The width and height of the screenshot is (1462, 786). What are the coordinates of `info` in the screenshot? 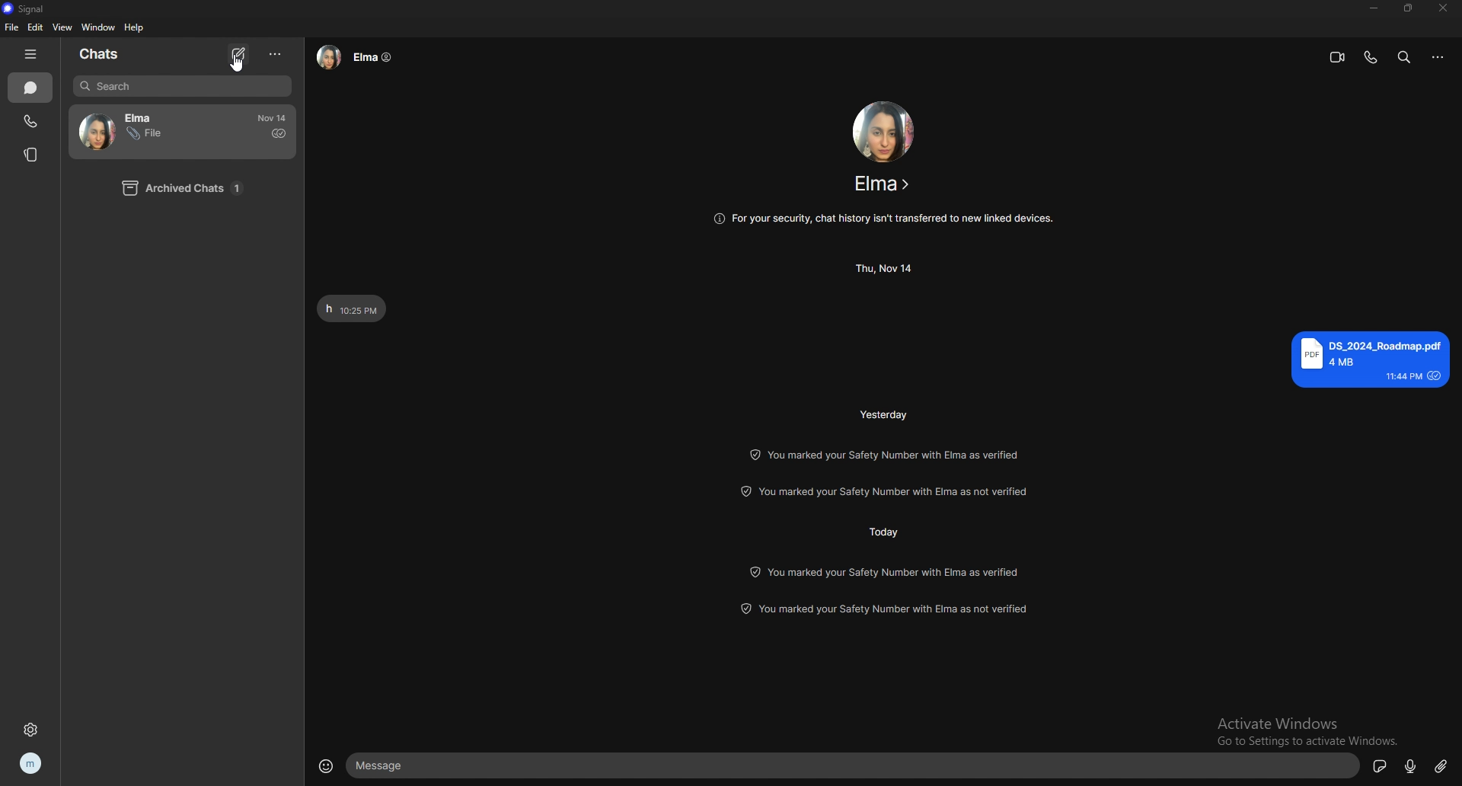 It's located at (883, 219).